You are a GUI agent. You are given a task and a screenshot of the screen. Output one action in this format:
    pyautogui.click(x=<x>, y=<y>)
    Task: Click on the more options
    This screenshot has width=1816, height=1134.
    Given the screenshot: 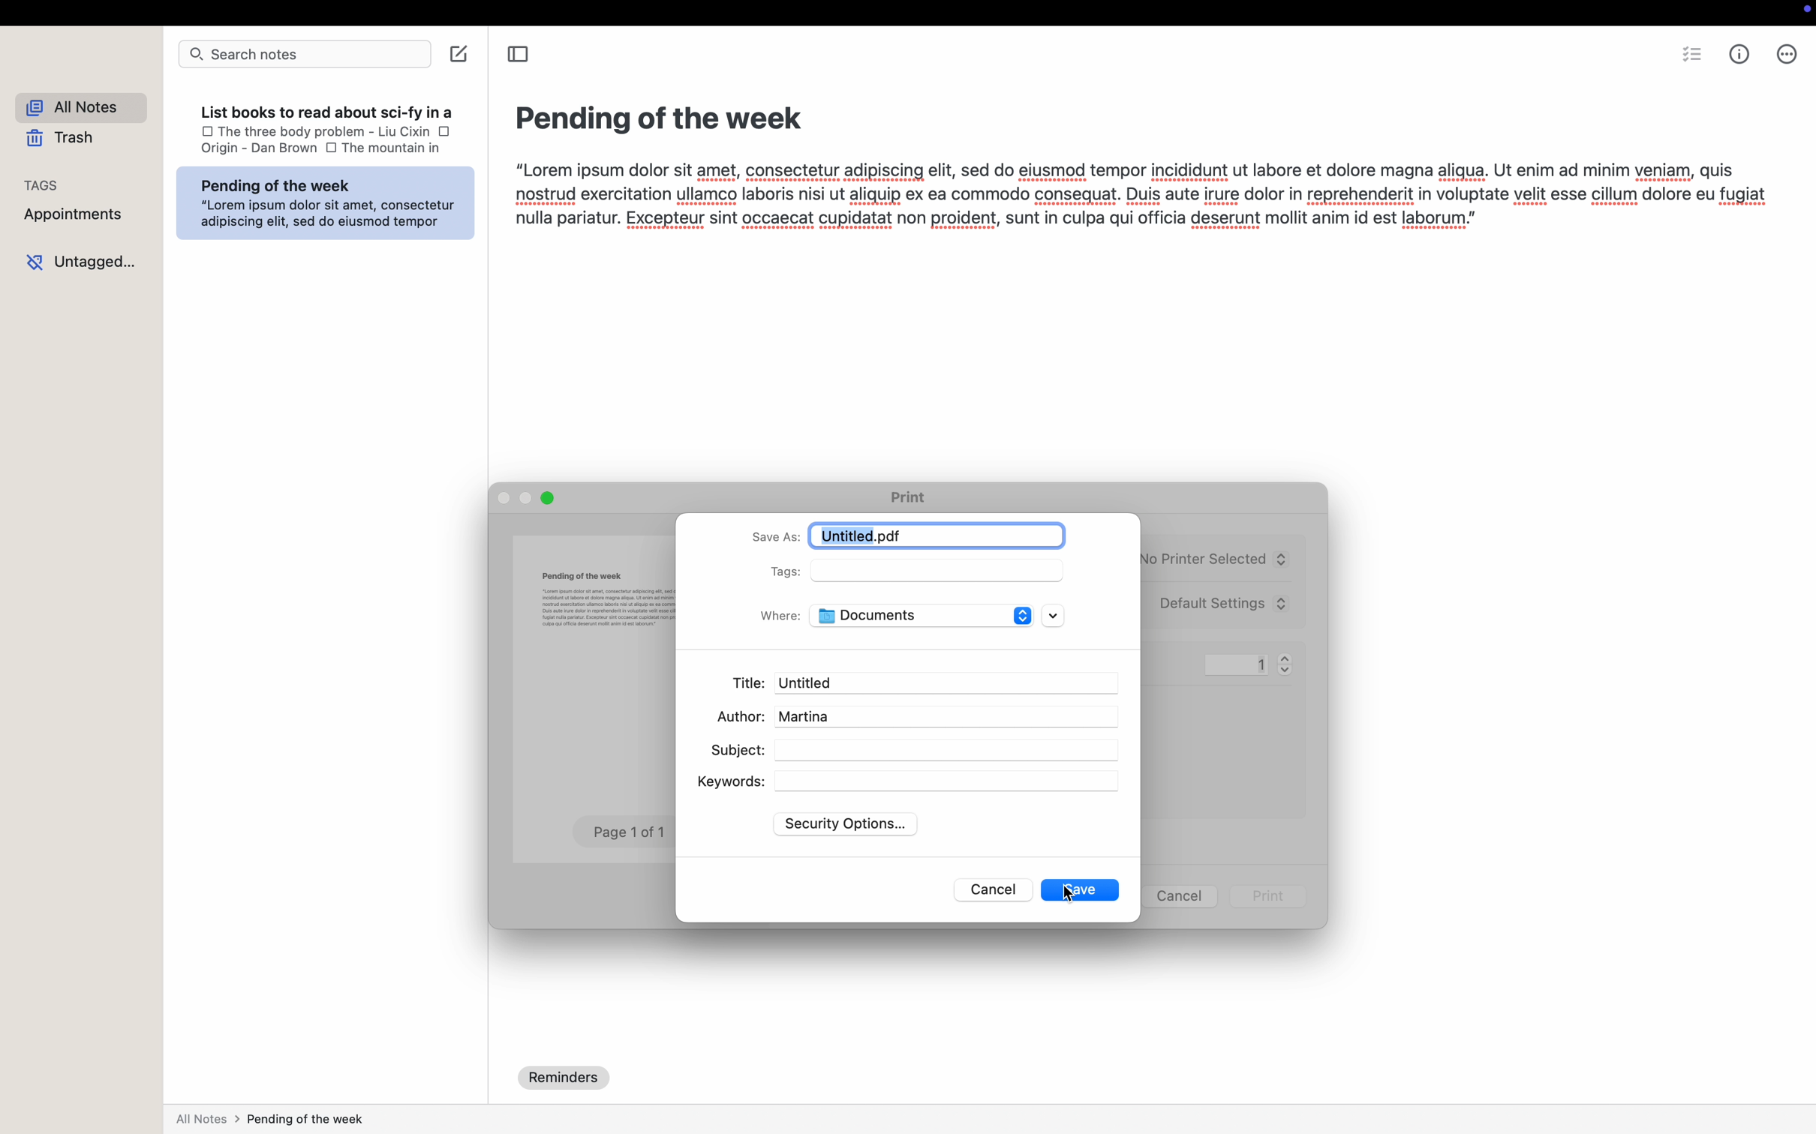 What is the action you would take?
    pyautogui.click(x=1787, y=57)
    